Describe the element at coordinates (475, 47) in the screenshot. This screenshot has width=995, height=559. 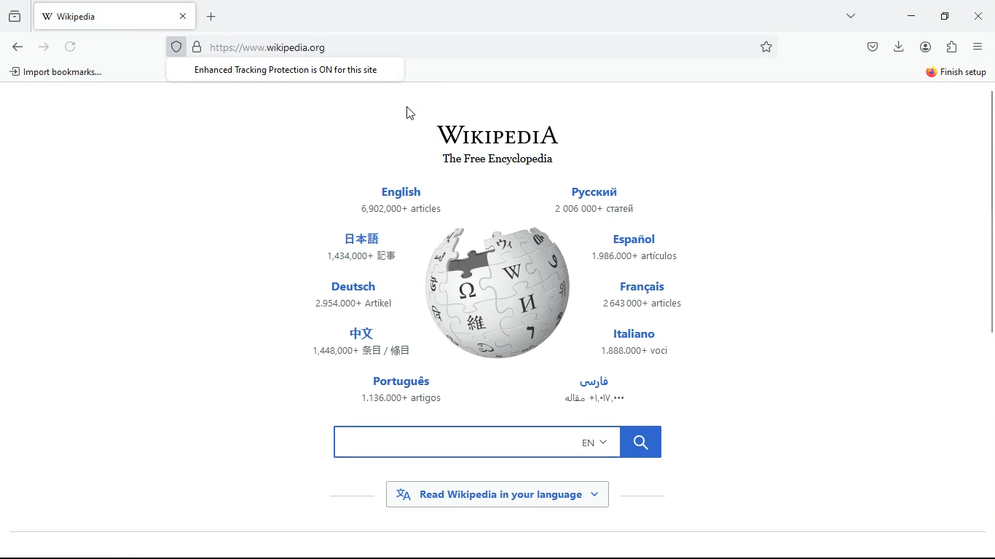
I see `Search bar` at that location.